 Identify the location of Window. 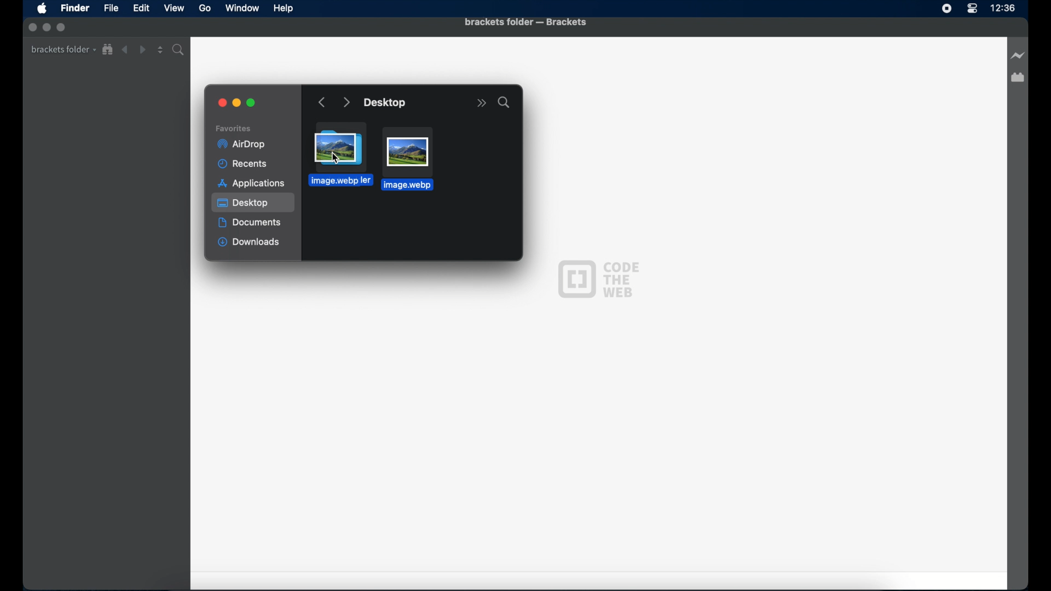
(242, 8).